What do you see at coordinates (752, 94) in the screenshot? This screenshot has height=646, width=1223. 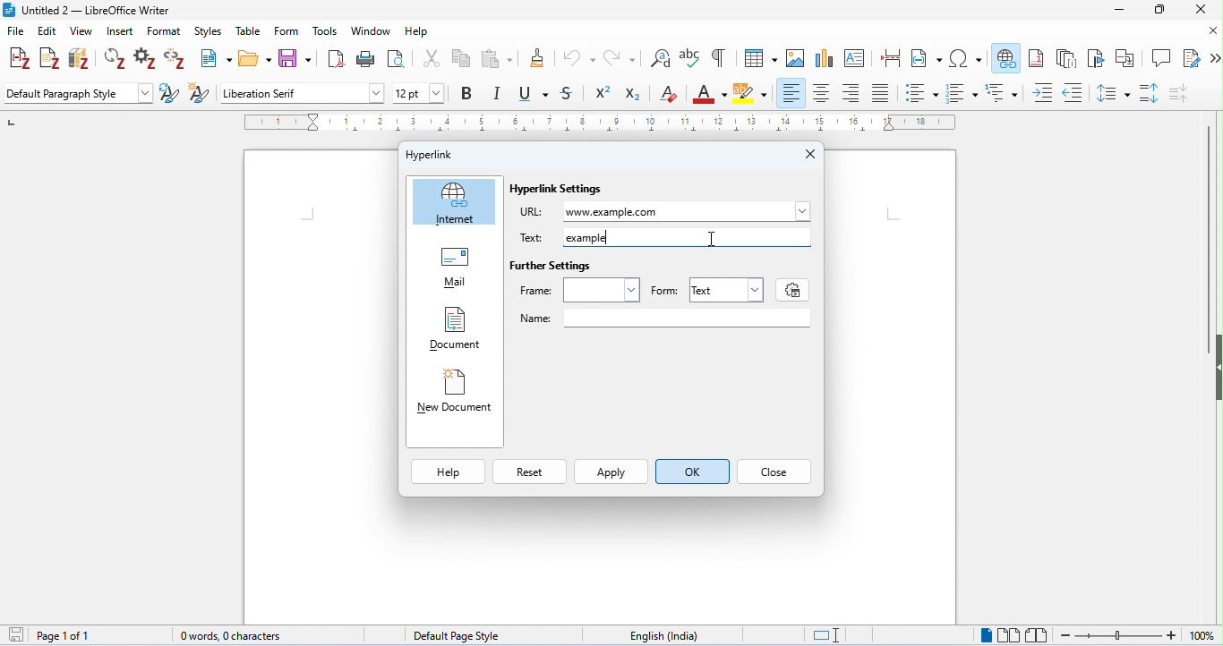 I see `background color` at bounding box center [752, 94].